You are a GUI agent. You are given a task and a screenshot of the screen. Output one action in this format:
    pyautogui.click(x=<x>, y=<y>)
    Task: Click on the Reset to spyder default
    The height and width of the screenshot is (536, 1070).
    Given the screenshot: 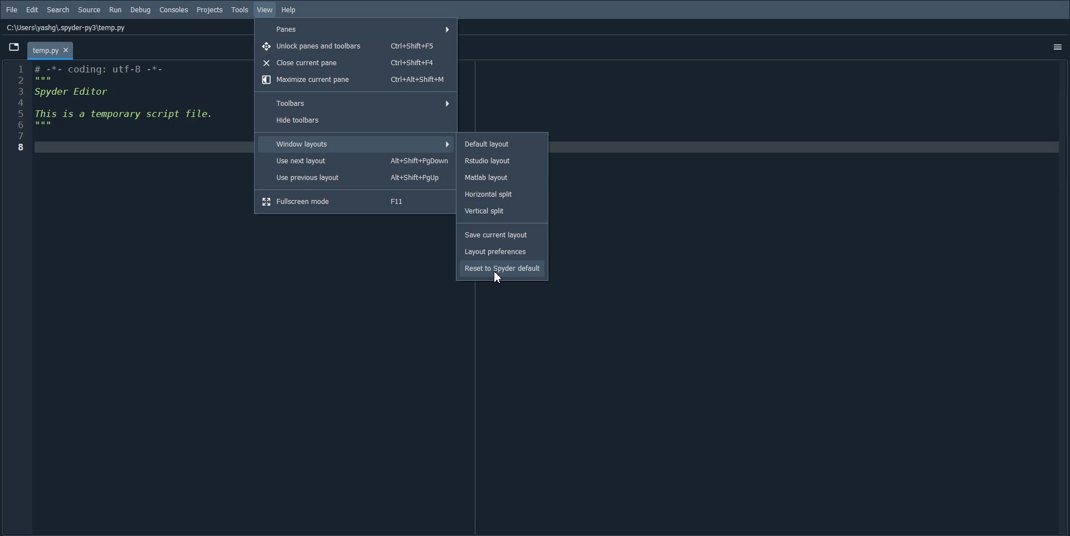 What is the action you would take?
    pyautogui.click(x=502, y=268)
    